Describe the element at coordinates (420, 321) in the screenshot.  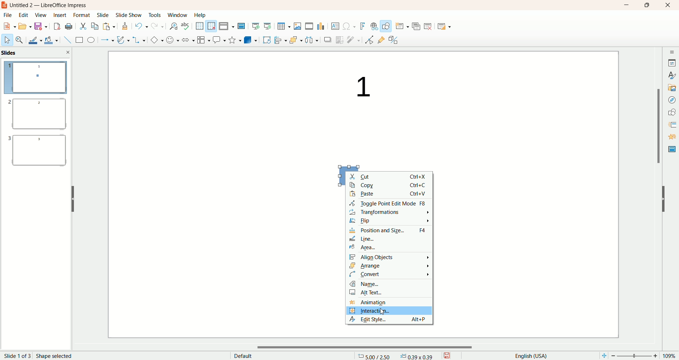
I see `alt+p` at that location.